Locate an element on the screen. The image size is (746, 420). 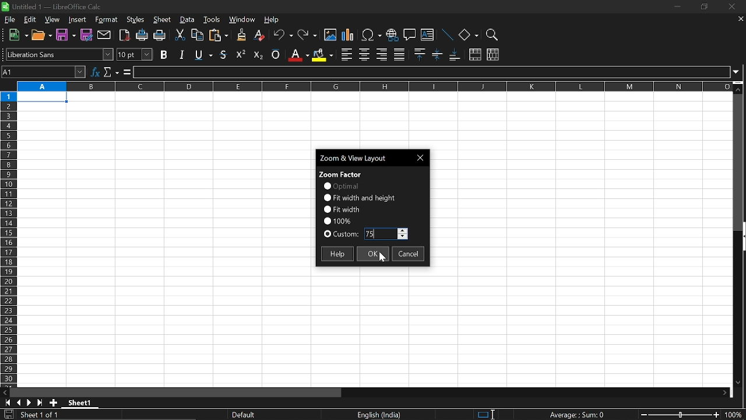
zoom factor is located at coordinates (341, 173).